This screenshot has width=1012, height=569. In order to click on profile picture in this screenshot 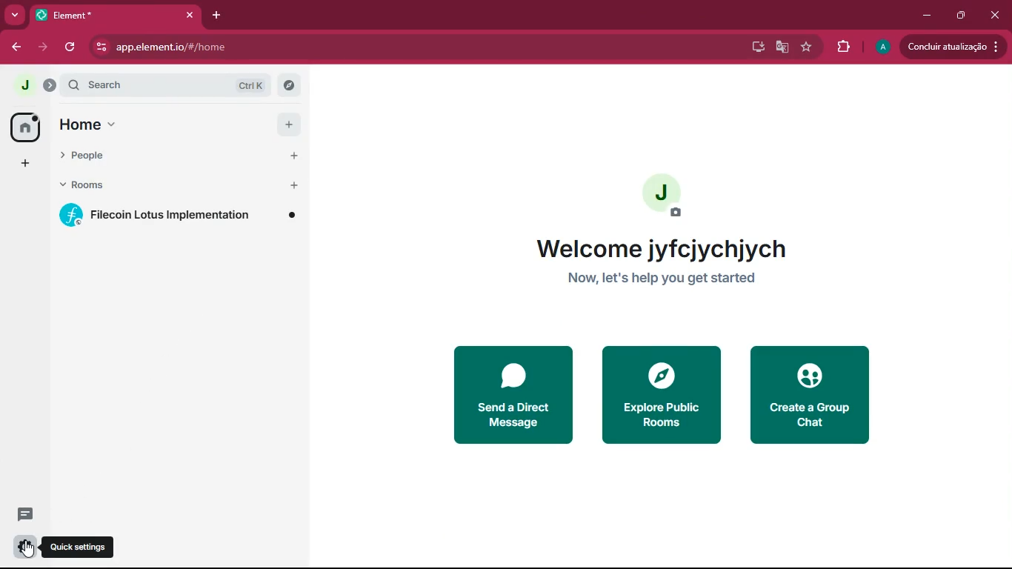, I will do `click(23, 84)`.